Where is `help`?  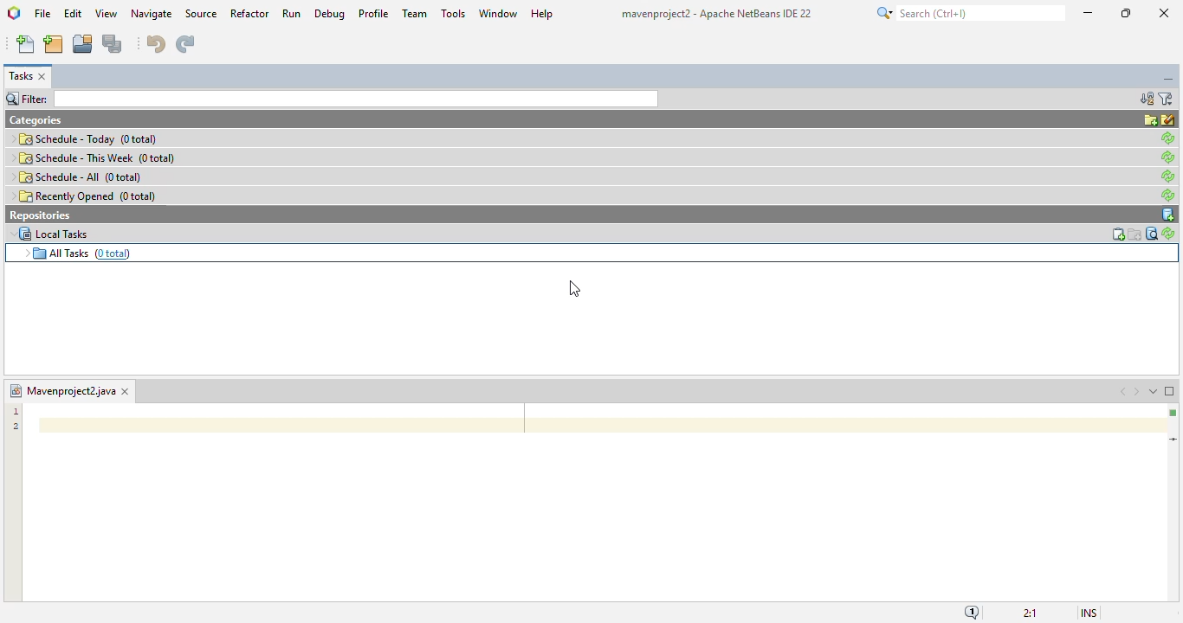 help is located at coordinates (542, 14).